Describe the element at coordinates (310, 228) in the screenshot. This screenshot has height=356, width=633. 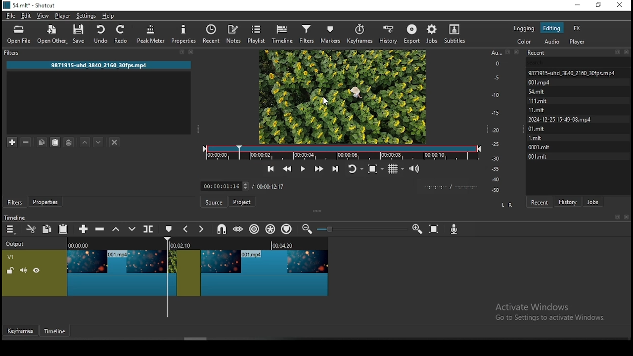
I see `zoom timeline in` at that location.